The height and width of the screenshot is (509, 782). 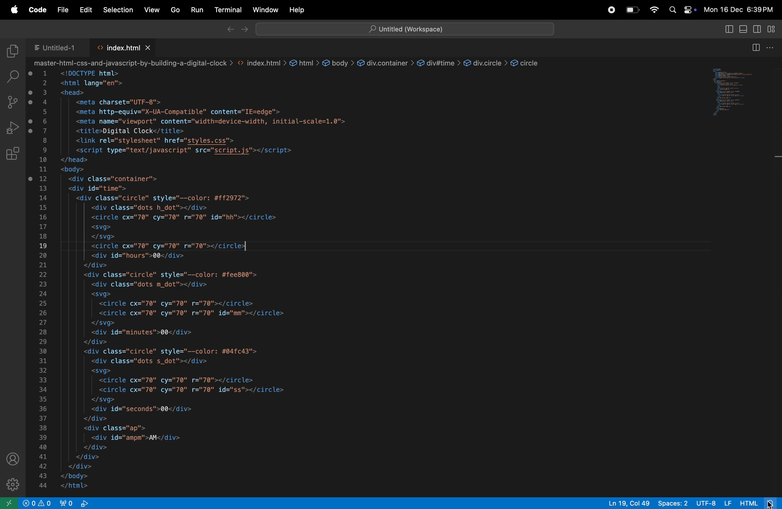 What do you see at coordinates (14, 76) in the screenshot?
I see `search` at bounding box center [14, 76].